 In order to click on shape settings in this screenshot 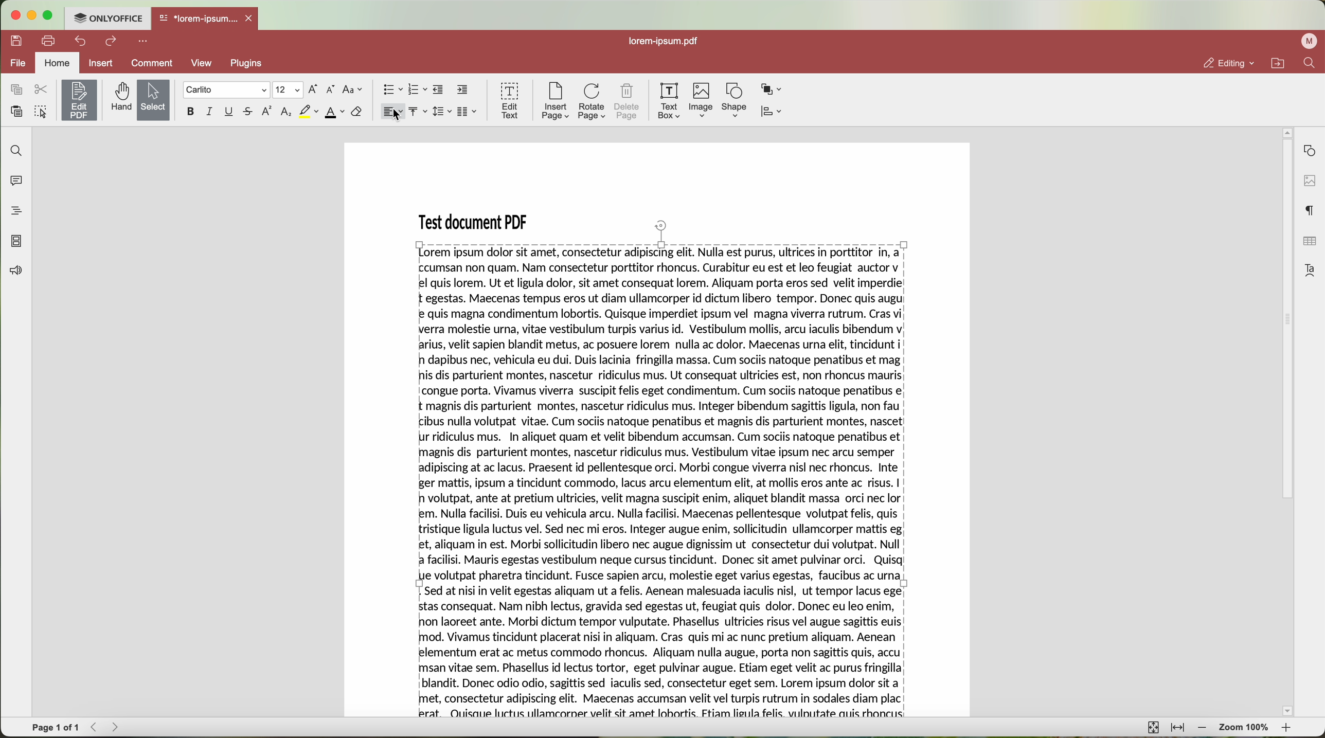, I will do `click(1309, 150)`.